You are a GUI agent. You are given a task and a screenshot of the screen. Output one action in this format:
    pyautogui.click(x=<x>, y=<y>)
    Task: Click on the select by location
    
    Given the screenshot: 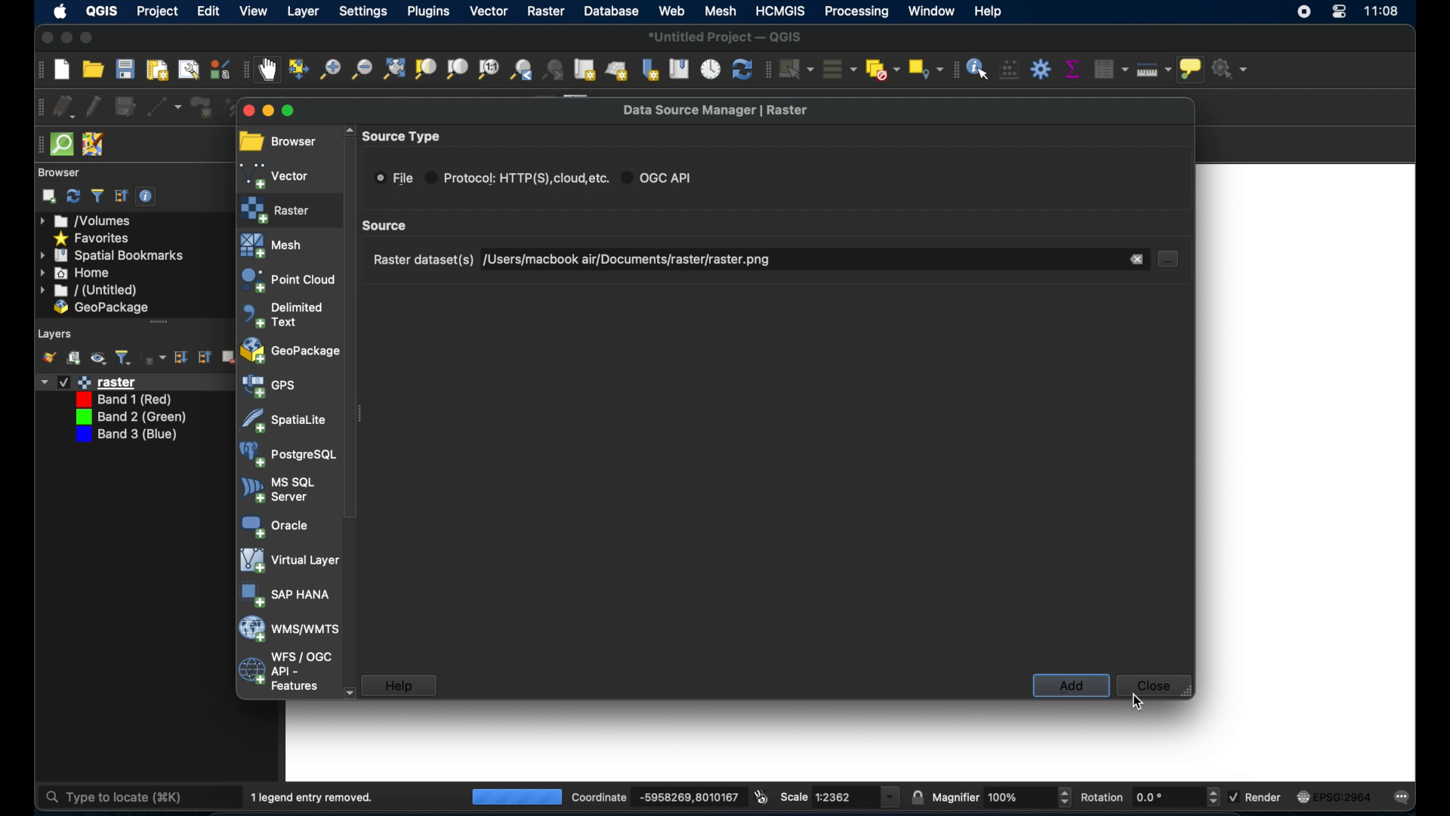 What is the action you would take?
    pyautogui.click(x=924, y=69)
    